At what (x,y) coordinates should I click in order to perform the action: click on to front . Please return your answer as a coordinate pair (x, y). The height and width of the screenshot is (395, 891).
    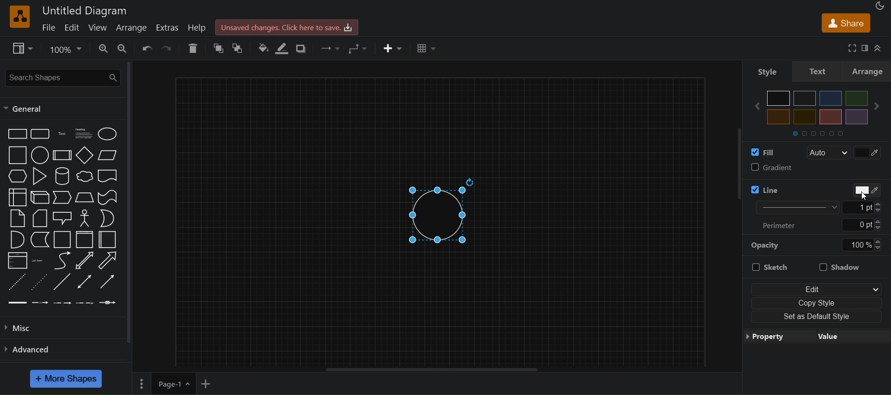
    Looking at the image, I should click on (237, 48).